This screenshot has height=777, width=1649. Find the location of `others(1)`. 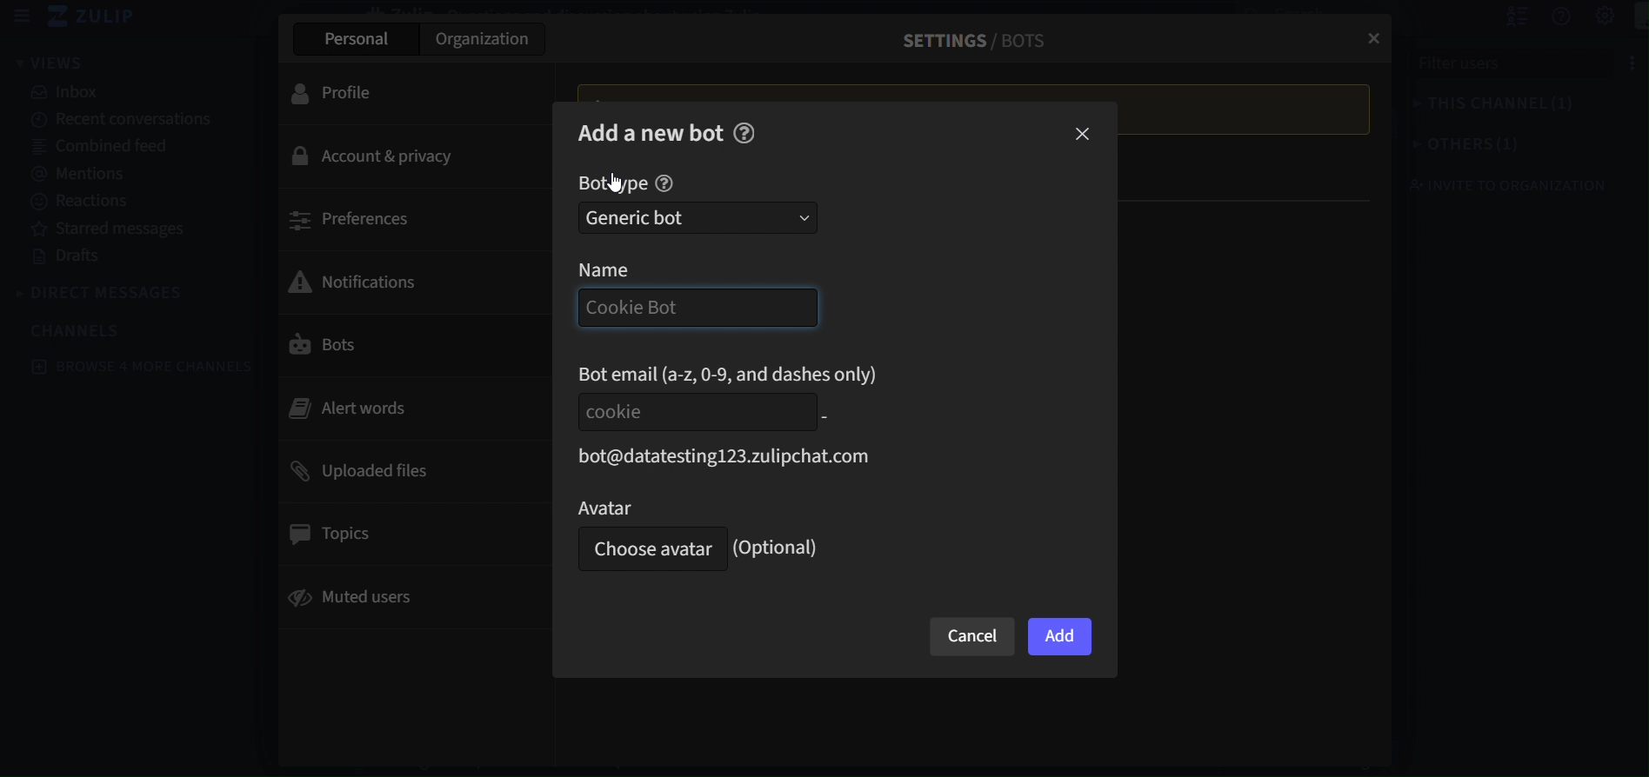

others(1) is located at coordinates (1448, 146).